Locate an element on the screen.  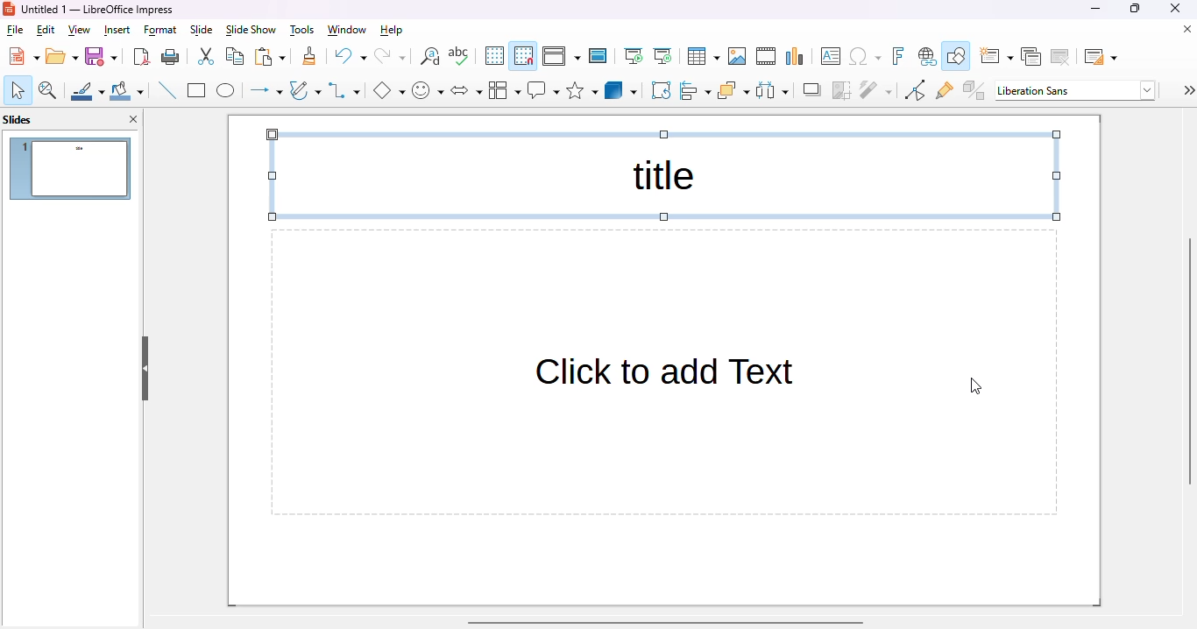
open is located at coordinates (62, 56).